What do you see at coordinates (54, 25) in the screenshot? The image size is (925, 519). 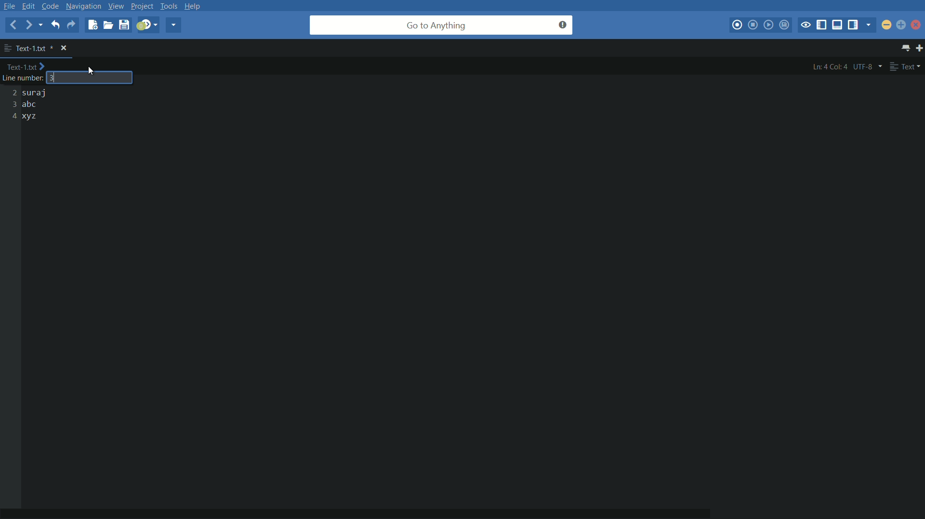 I see `undo` at bounding box center [54, 25].